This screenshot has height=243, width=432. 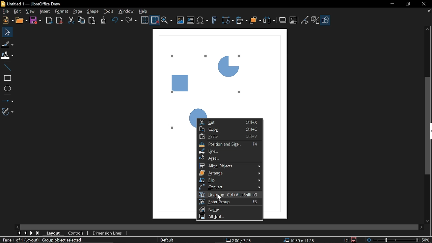 What do you see at coordinates (326, 20) in the screenshot?
I see `Show draw functions` at bounding box center [326, 20].